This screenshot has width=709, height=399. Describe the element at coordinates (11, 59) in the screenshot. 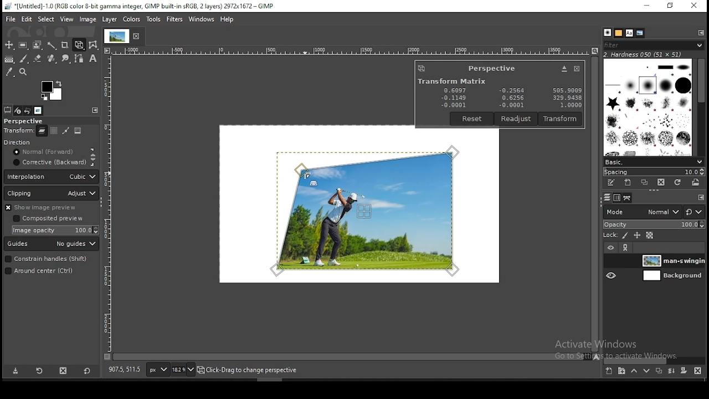

I see `gradient tool` at that location.